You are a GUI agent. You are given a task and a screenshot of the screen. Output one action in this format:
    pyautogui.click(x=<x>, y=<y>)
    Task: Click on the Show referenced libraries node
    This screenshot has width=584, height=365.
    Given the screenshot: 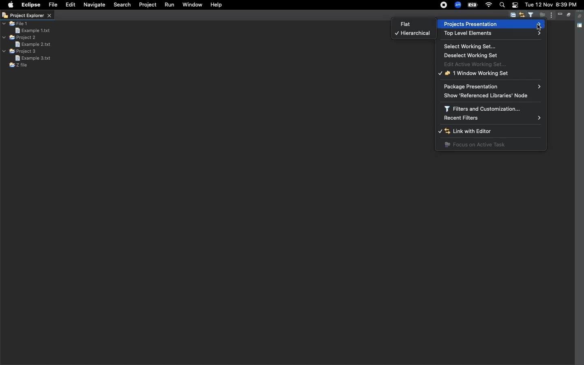 What is the action you would take?
    pyautogui.click(x=491, y=95)
    